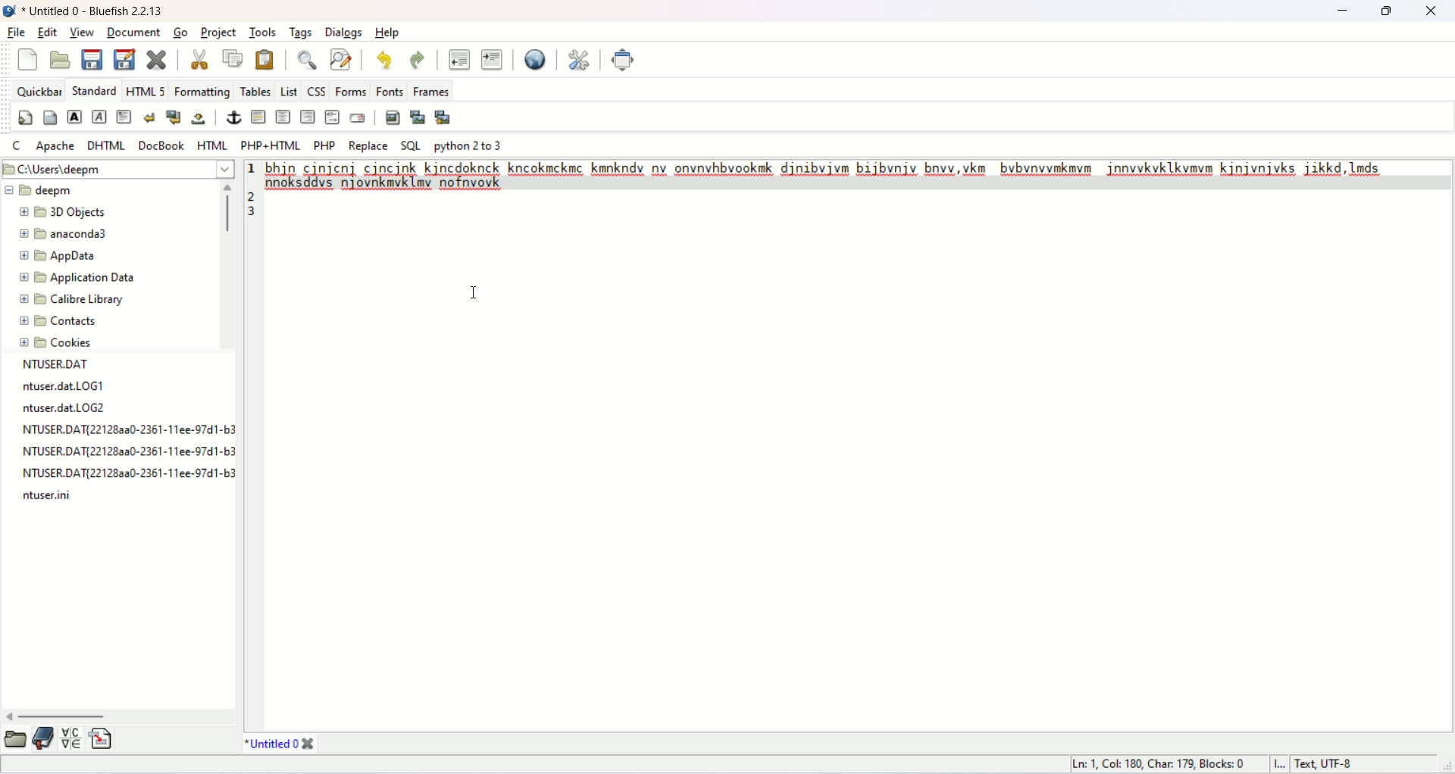 This screenshot has width=1455, height=774. What do you see at coordinates (308, 117) in the screenshot?
I see `right justify` at bounding box center [308, 117].